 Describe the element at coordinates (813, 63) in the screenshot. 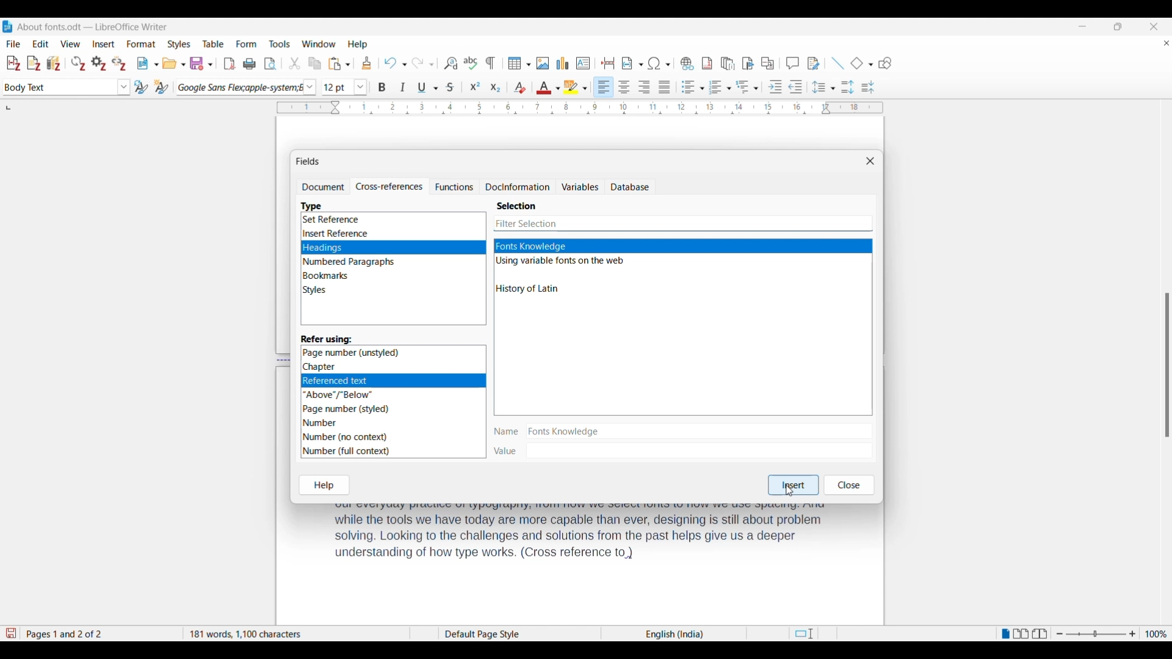

I see `Show track changes functions` at that location.